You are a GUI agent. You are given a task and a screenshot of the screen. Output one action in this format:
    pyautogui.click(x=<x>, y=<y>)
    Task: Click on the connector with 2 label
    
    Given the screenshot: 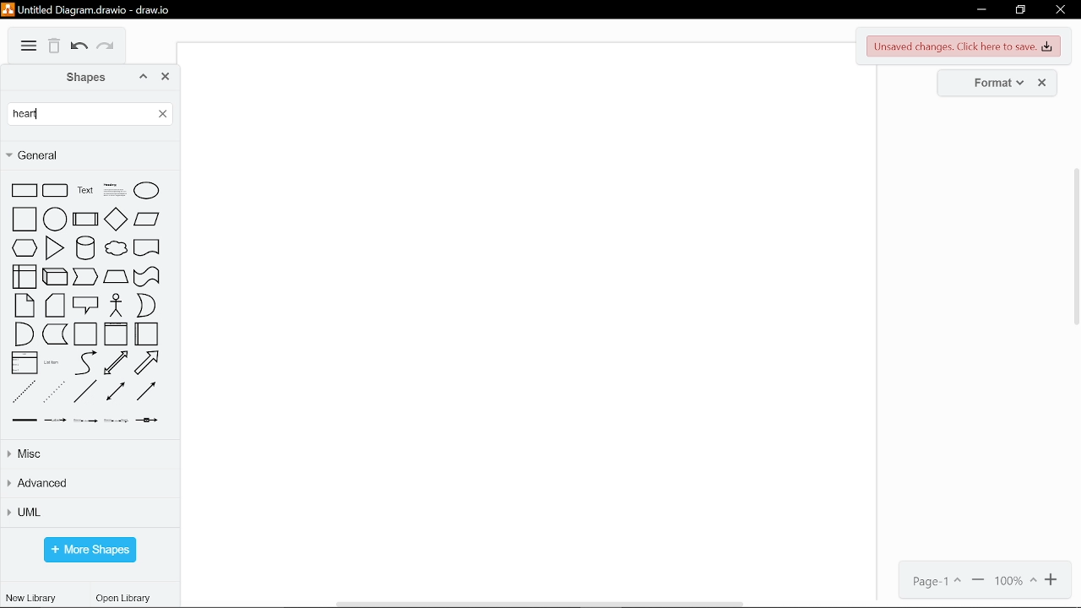 What is the action you would take?
    pyautogui.click(x=84, y=421)
    